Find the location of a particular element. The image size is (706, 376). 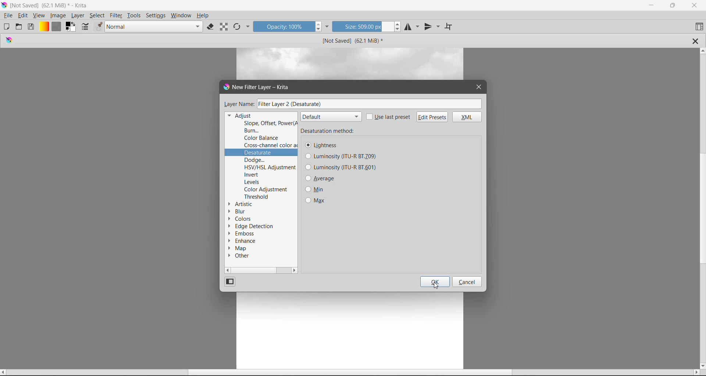

Select is located at coordinates (97, 15).